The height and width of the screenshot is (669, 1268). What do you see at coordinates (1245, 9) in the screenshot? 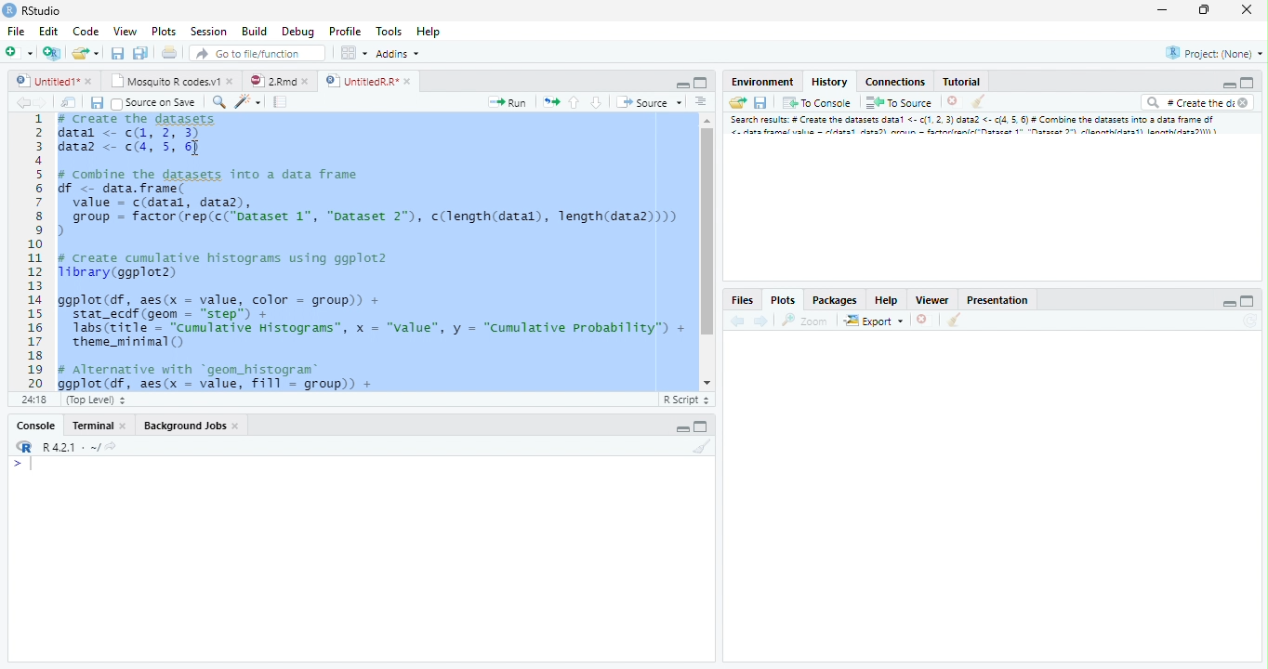
I see `Close` at bounding box center [1245, 9].